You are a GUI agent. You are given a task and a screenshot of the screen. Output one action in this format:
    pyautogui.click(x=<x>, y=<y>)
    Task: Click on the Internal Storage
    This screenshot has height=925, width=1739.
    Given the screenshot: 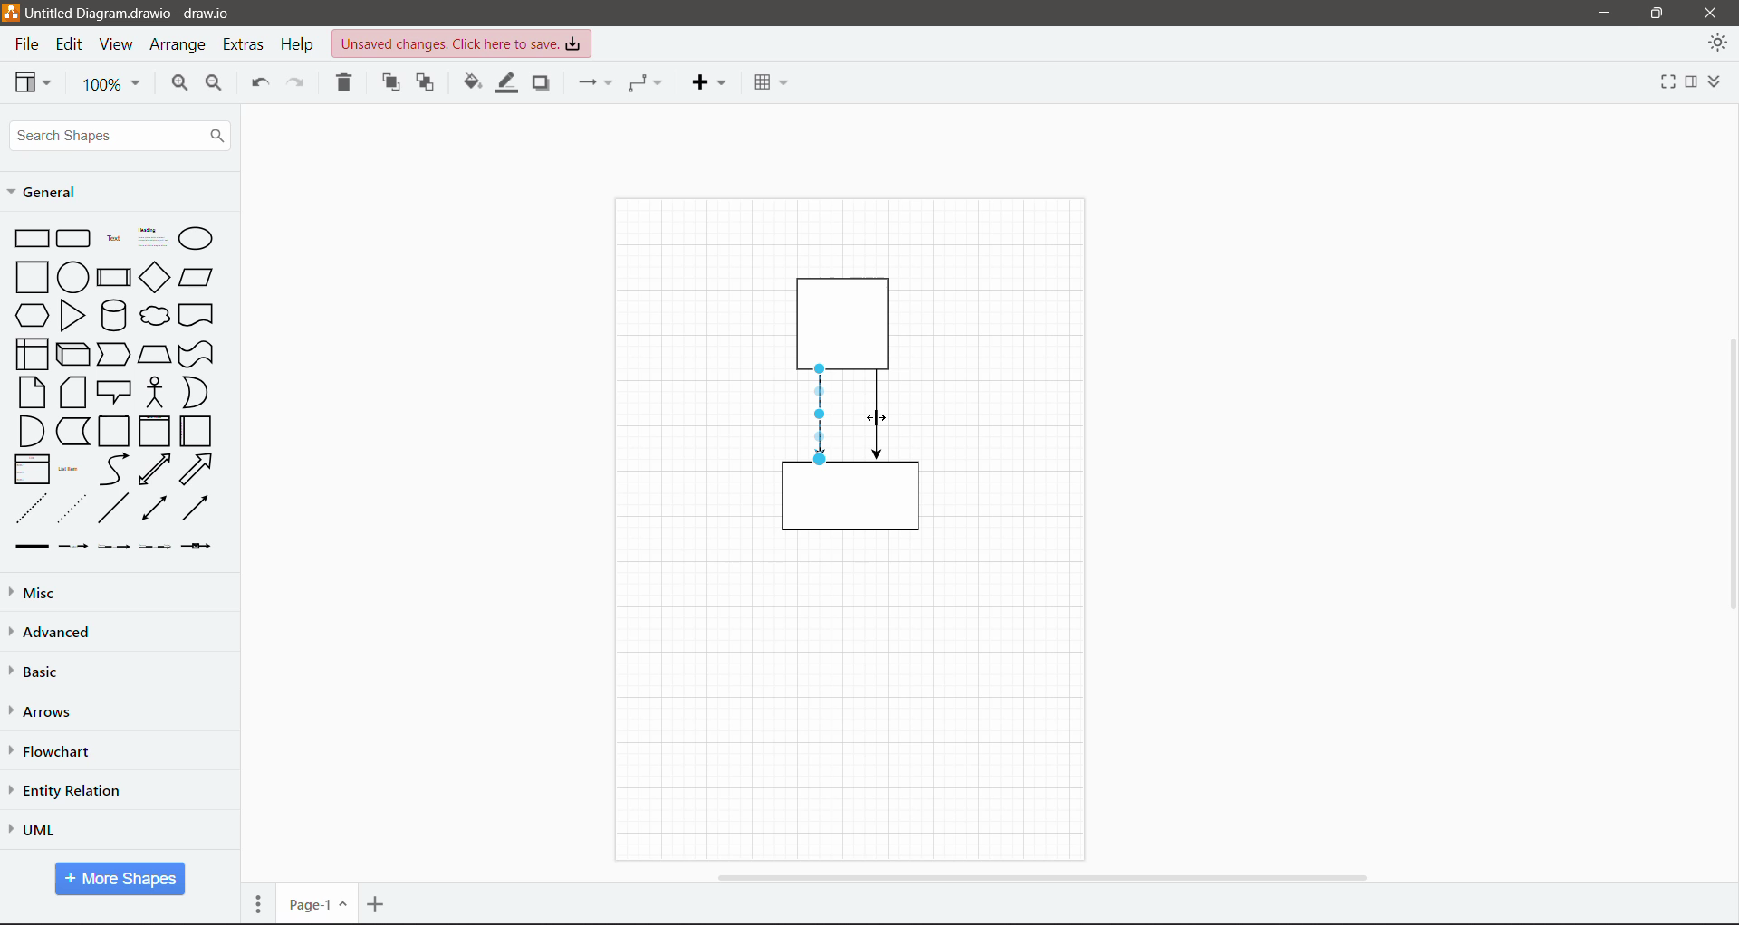 What is the action you would take?
    pyautogui.click(x=30, y=353)
    